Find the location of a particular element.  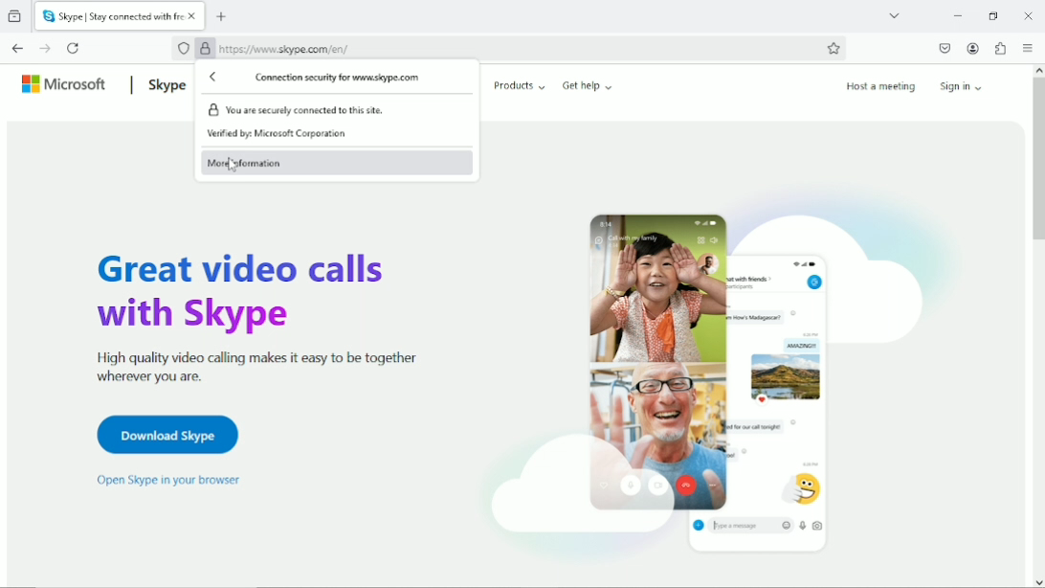

Videocall/chat is located at coordinates (713, 371).